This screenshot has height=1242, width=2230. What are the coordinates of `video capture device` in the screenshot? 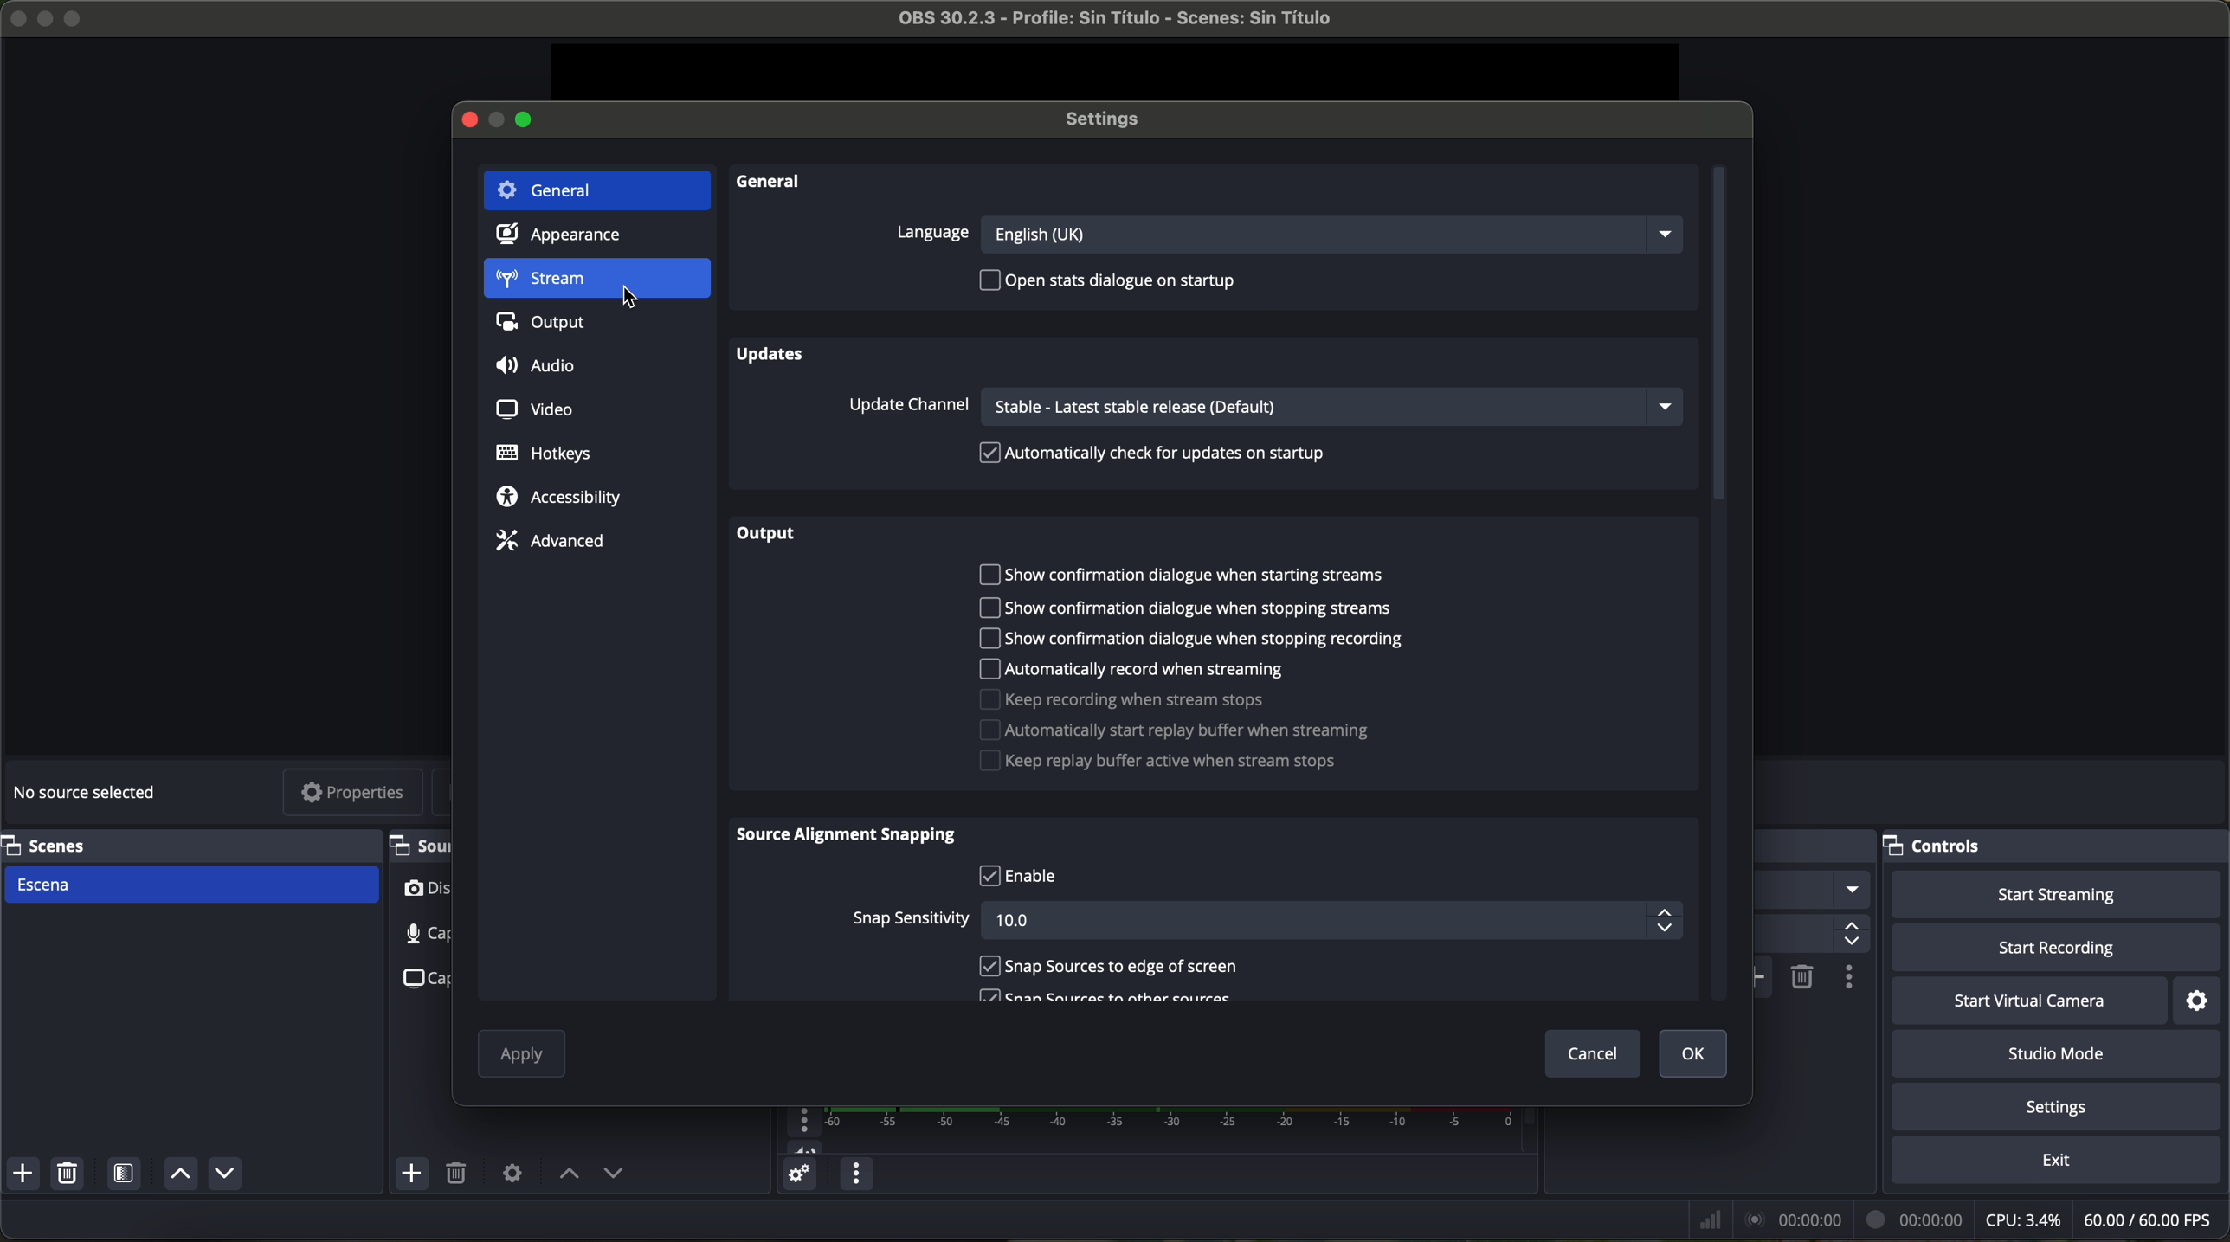 It's located at (425, 892).